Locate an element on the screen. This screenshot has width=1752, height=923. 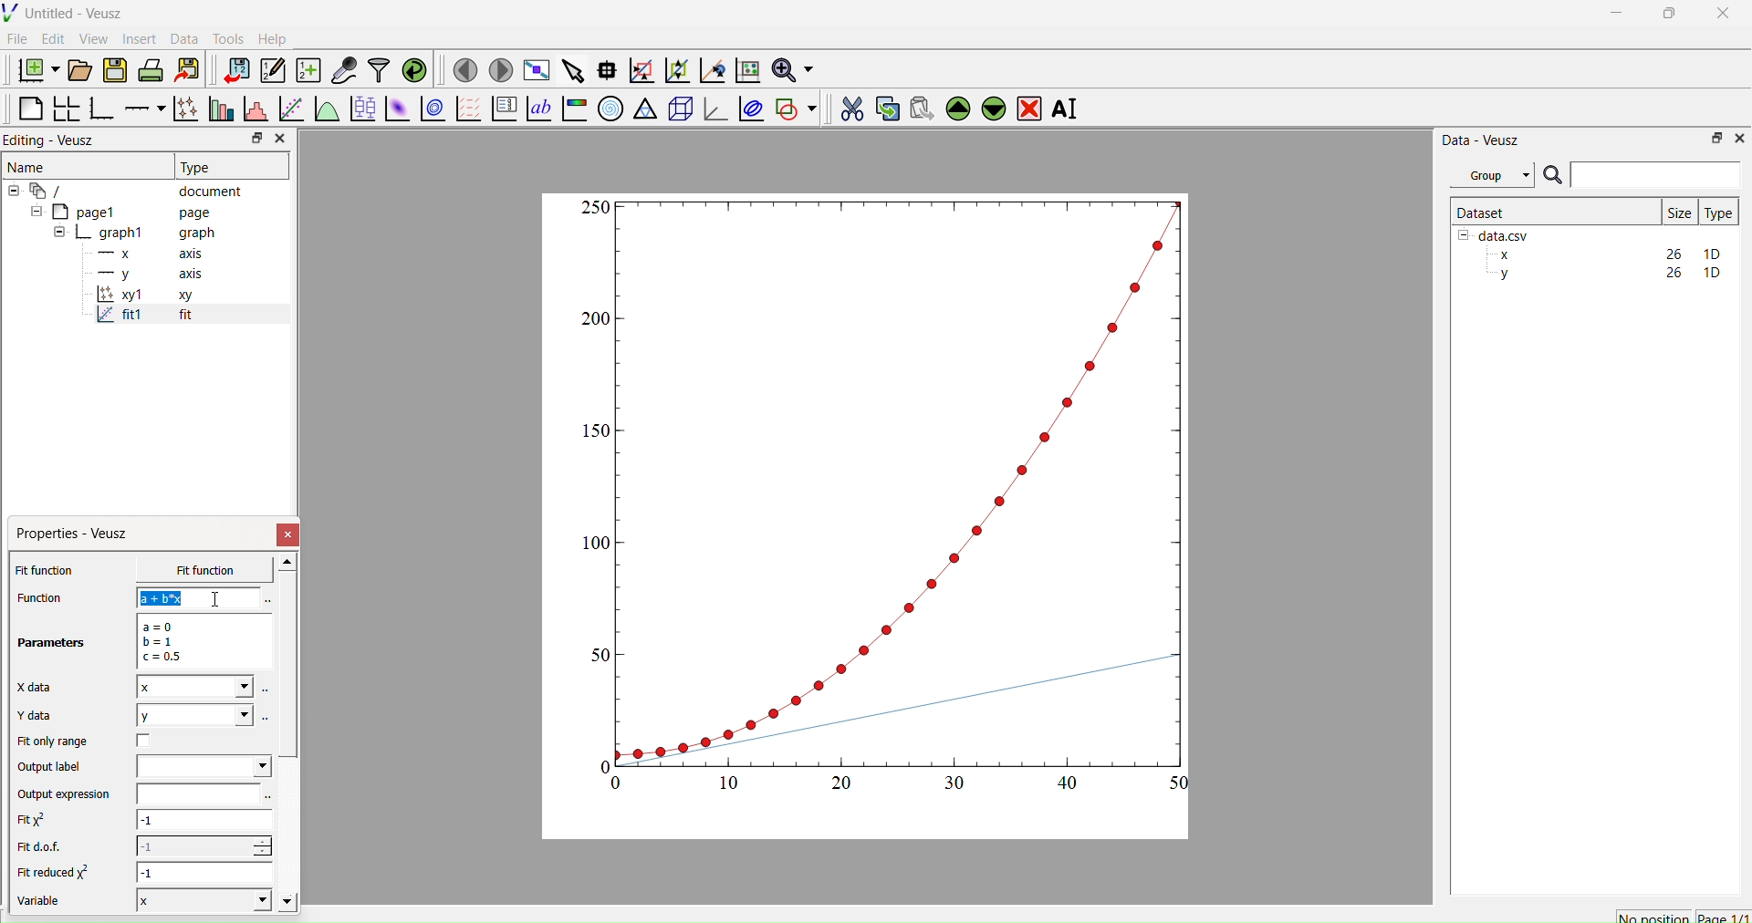
Select items is located at coordinates (571, 71).